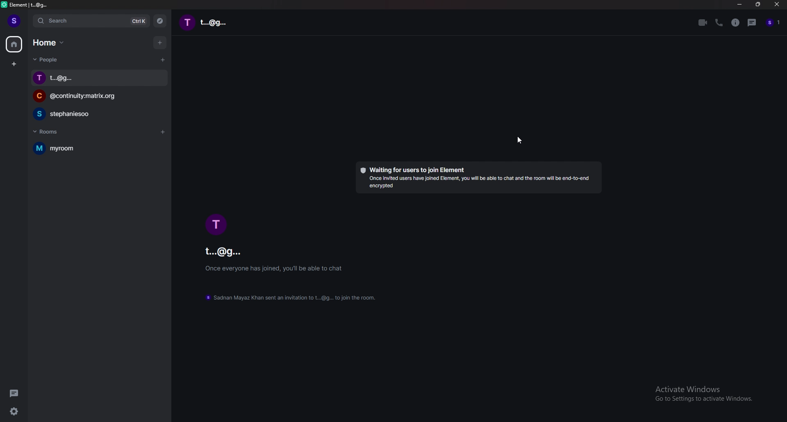 The image size is (787, 422). I want to click on home, so click(50, 42).